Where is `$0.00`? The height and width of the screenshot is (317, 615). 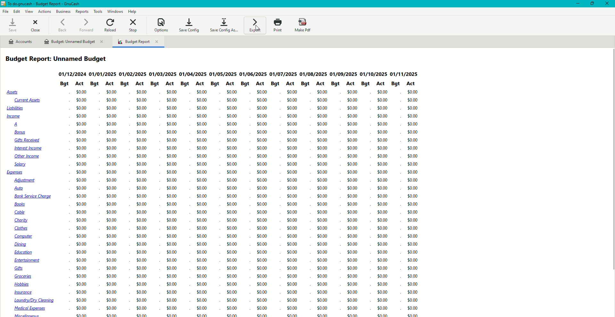 $0.00 is located at coordinates (233, 229).